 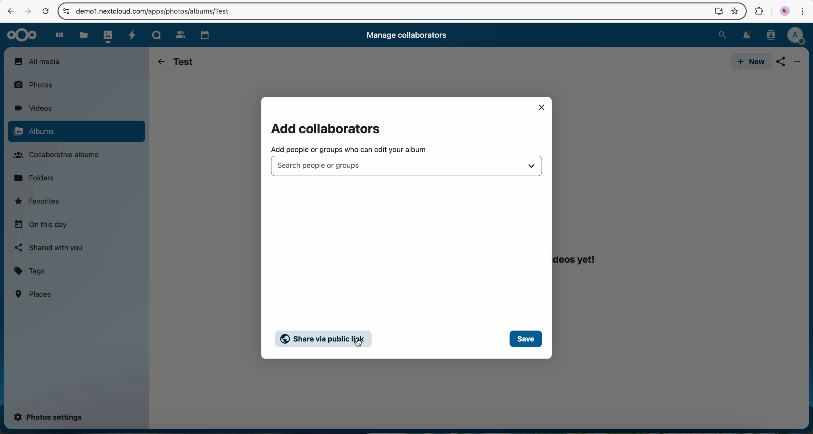 What do you see at coordinates (150, 11) in the screenshot?
I see `url` at bounding box center [150, 11].